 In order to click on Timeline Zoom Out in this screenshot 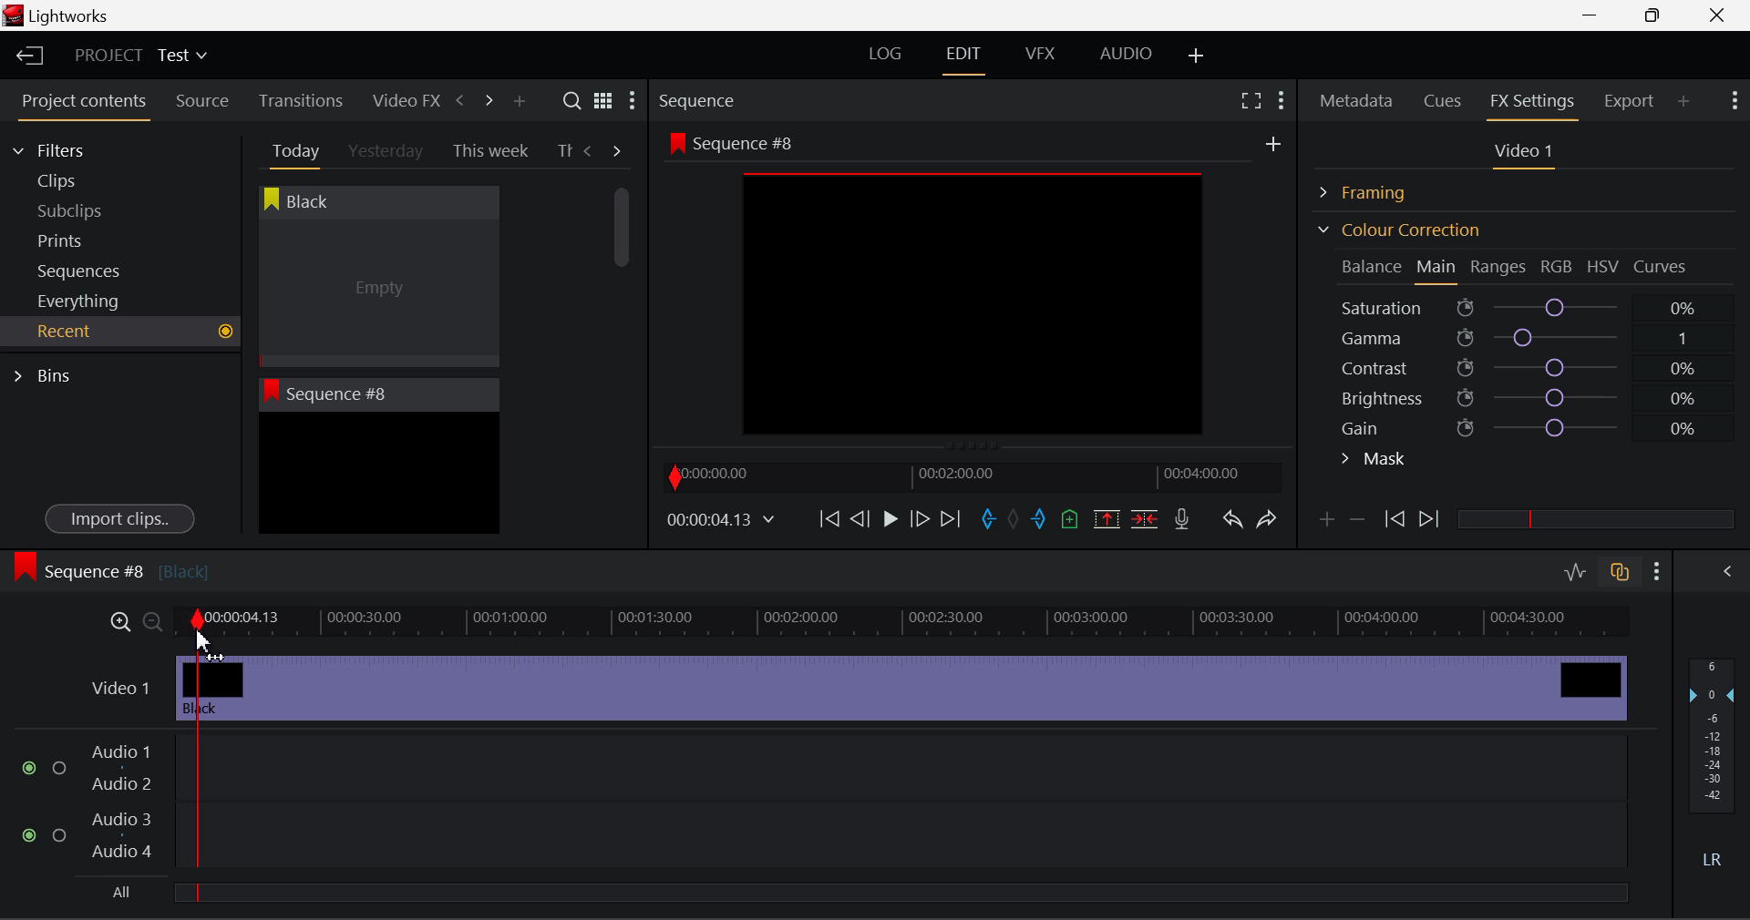, I will do `click(151, 621)`.